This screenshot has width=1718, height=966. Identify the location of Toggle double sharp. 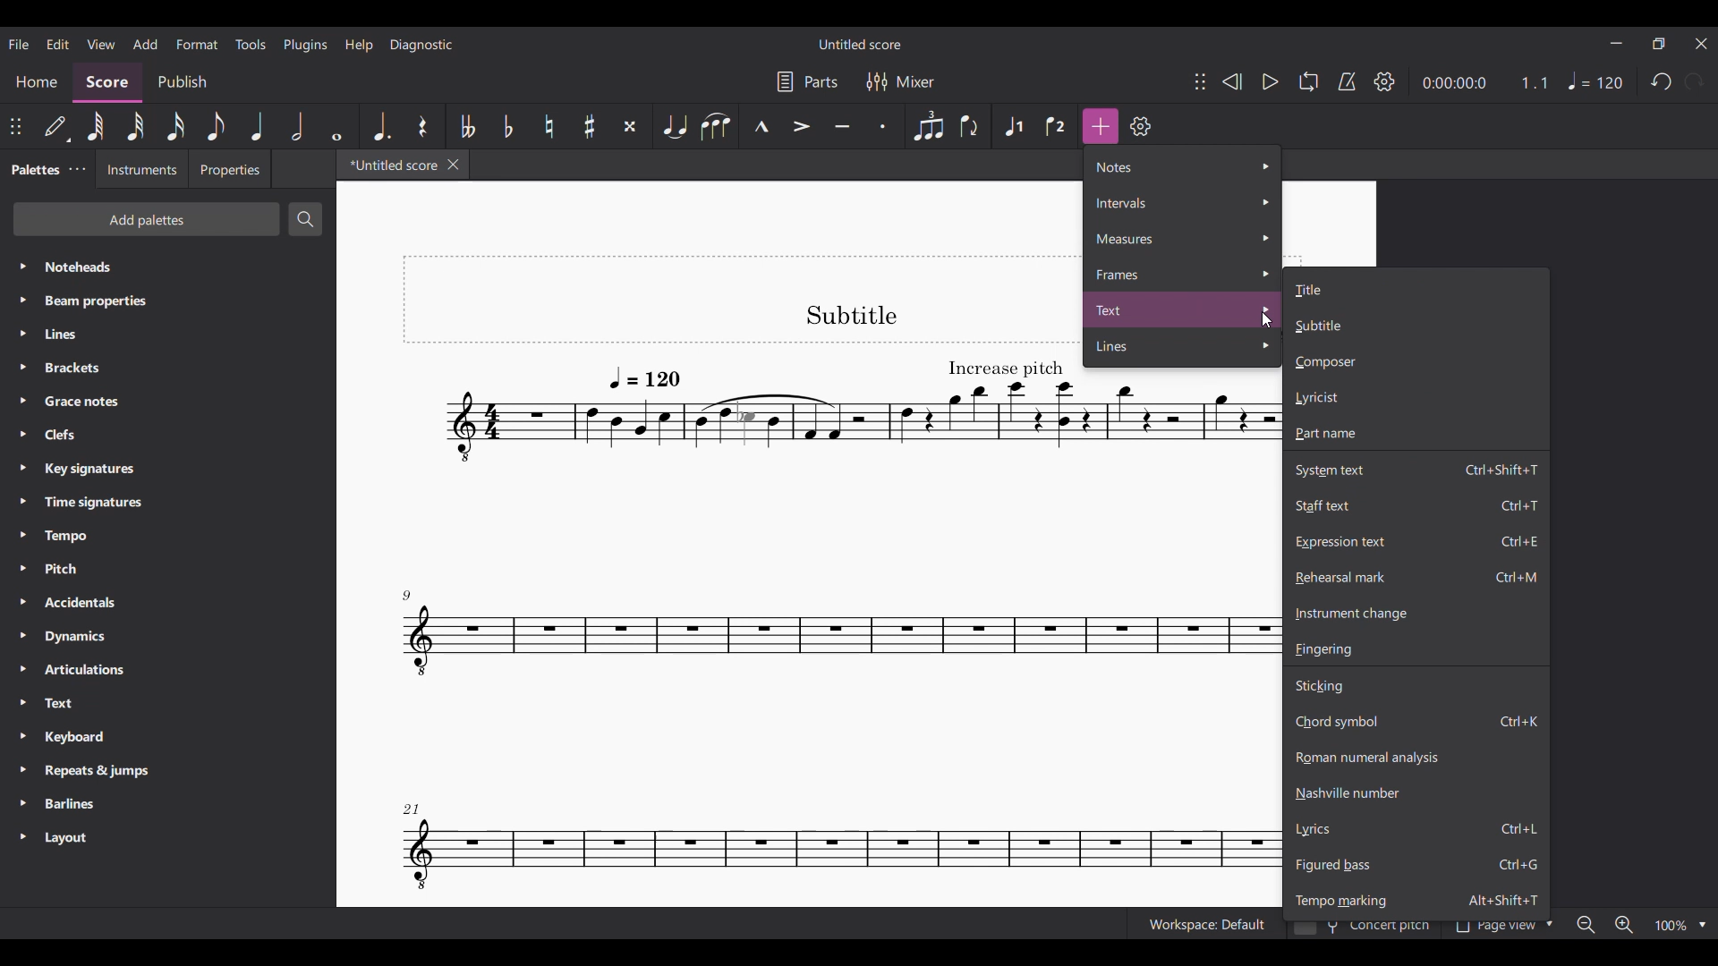
(630, 126).